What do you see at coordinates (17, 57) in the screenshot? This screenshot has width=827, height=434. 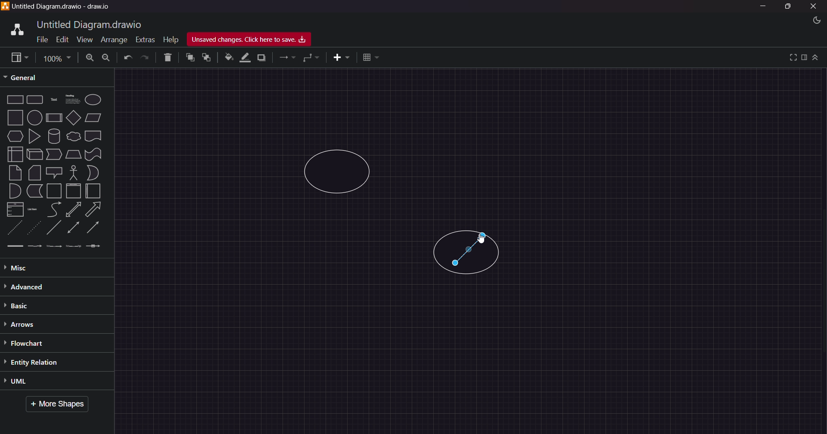 I see `view` at bounding box center [17, 57].